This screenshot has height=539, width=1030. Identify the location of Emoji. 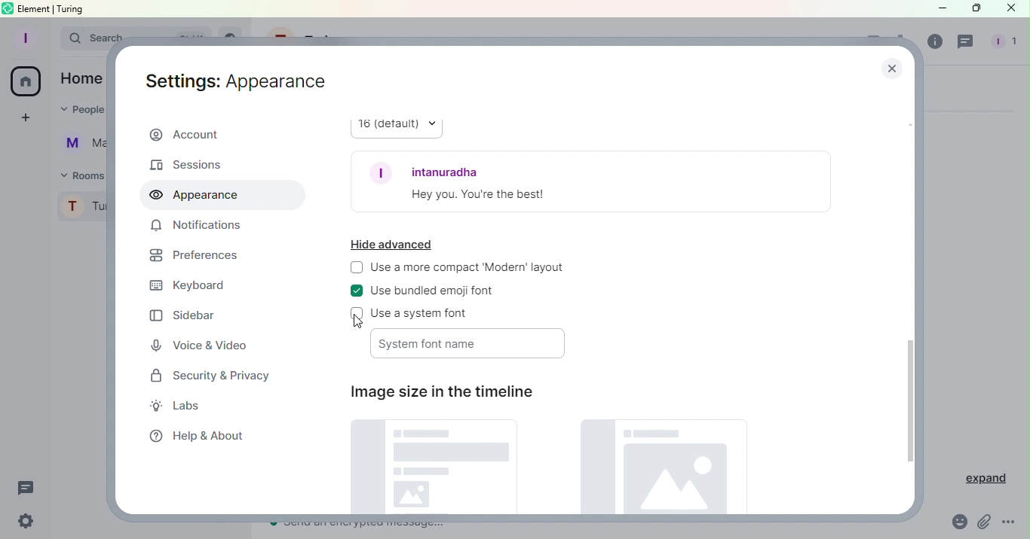
(955, 522).